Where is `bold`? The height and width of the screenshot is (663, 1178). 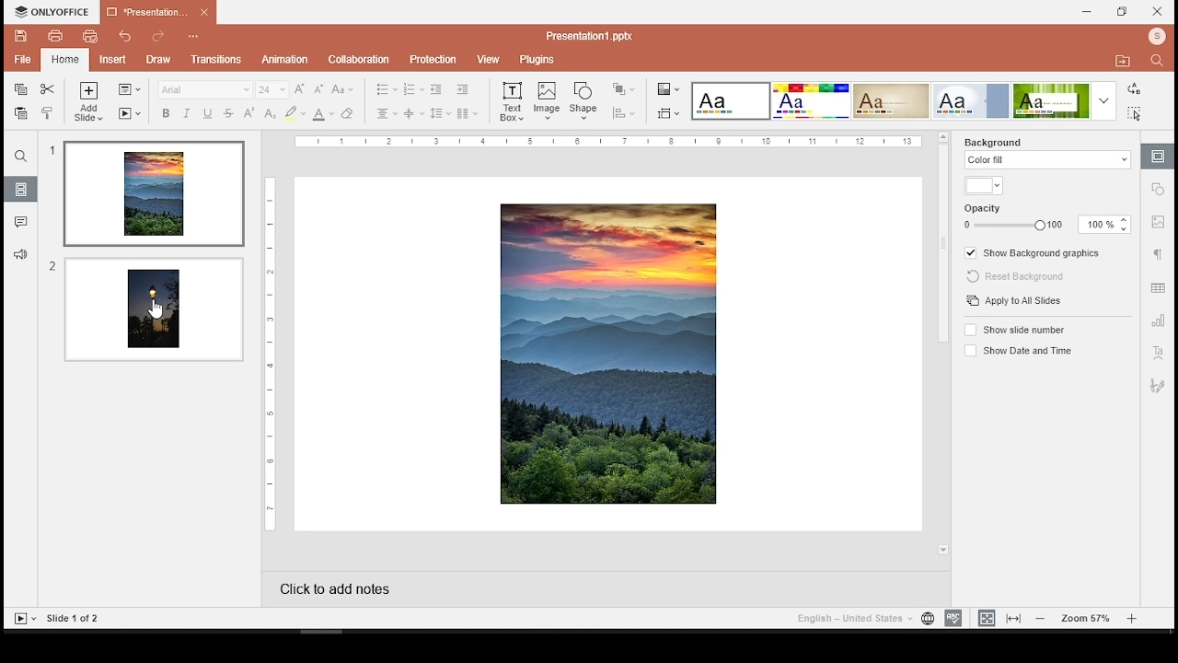
bold is located at coordinates (166, 113).